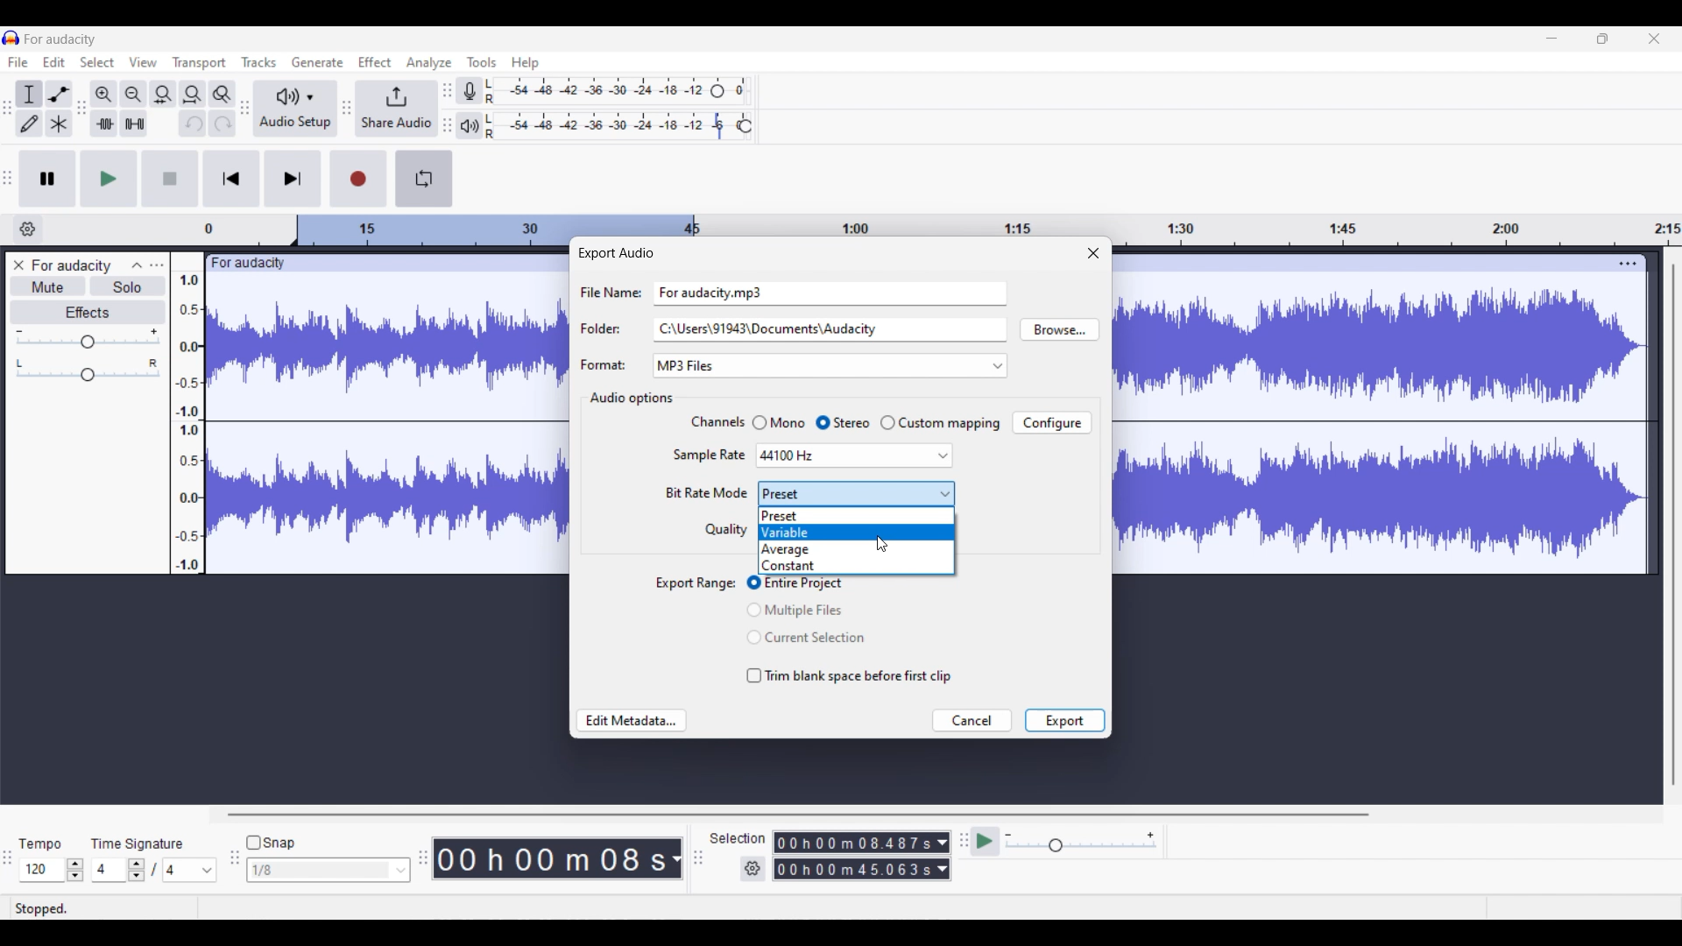 This screenshot has height=946, width=1682. What do you see at coordinates (88, 313) in the screenshot?
I see `Effects` at bounding box center [88, 313].